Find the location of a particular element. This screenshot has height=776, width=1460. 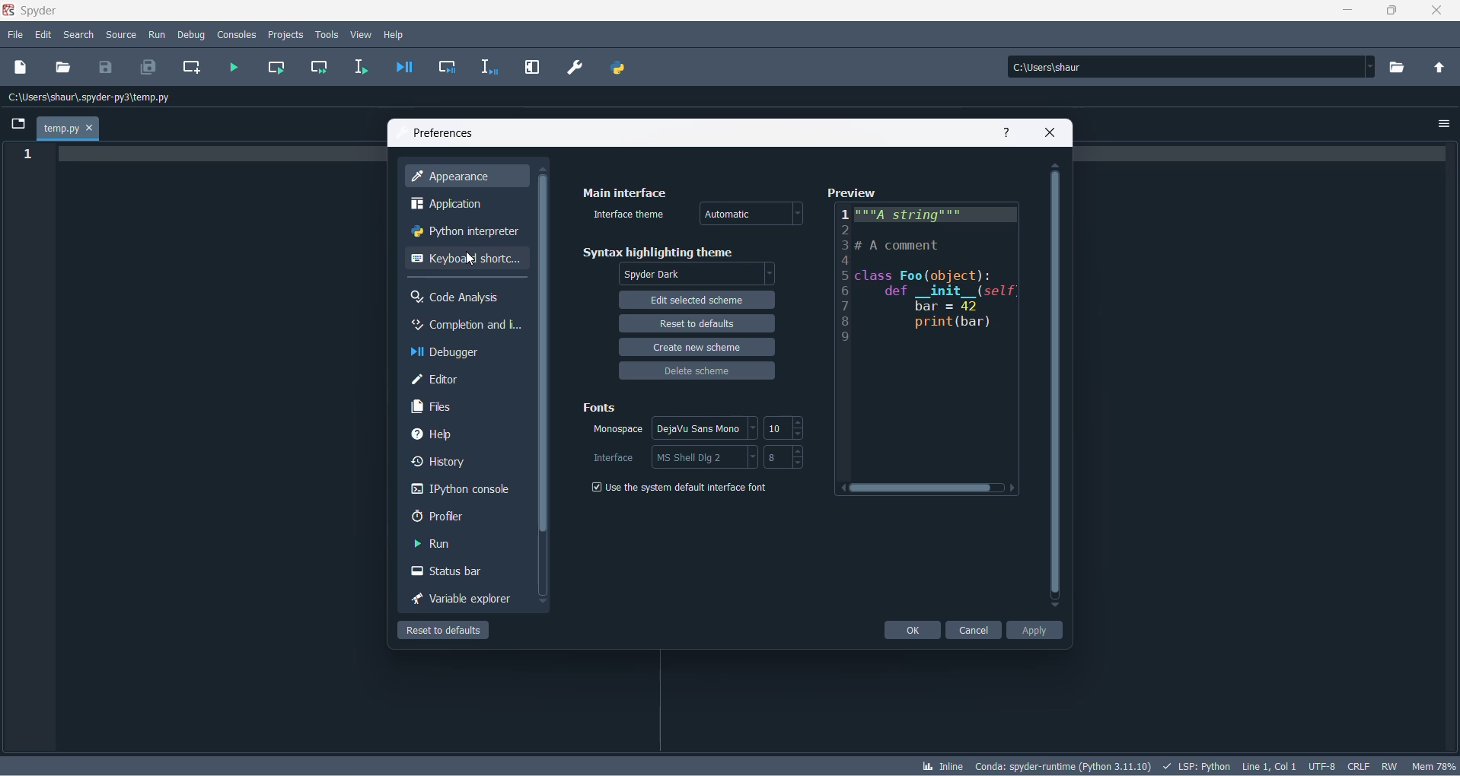

tools is located at coordinates (327, 34).